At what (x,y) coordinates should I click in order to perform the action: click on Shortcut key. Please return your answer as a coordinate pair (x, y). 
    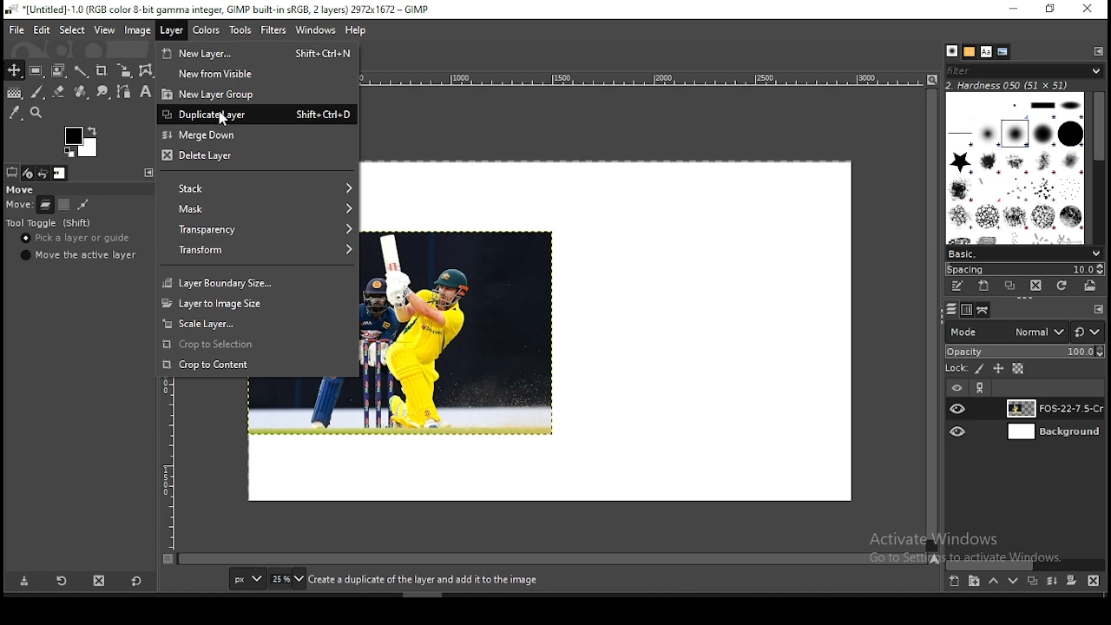
    Looking at the image, I should click on (319, 114).